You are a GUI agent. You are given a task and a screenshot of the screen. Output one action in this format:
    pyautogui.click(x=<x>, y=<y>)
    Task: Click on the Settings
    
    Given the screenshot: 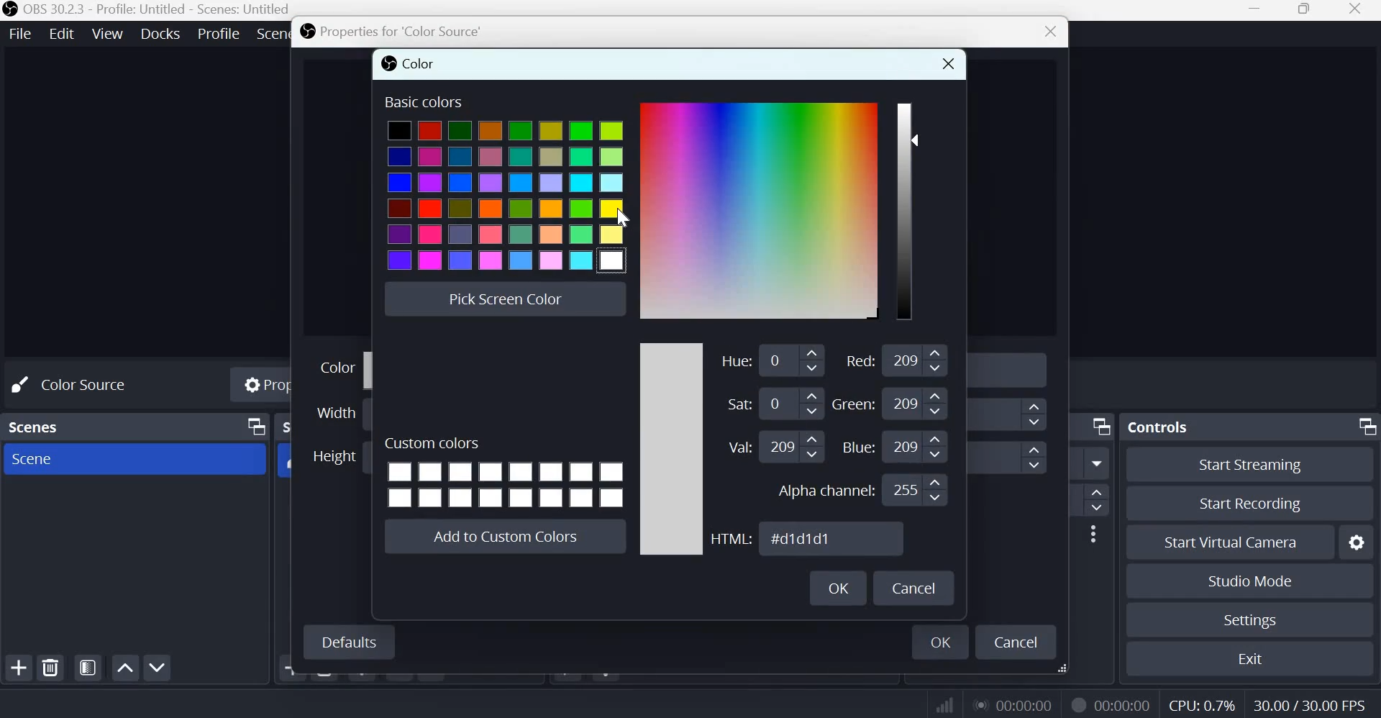 What is the action you would take?
    pyautogui.click(x=1249, y=620)
    